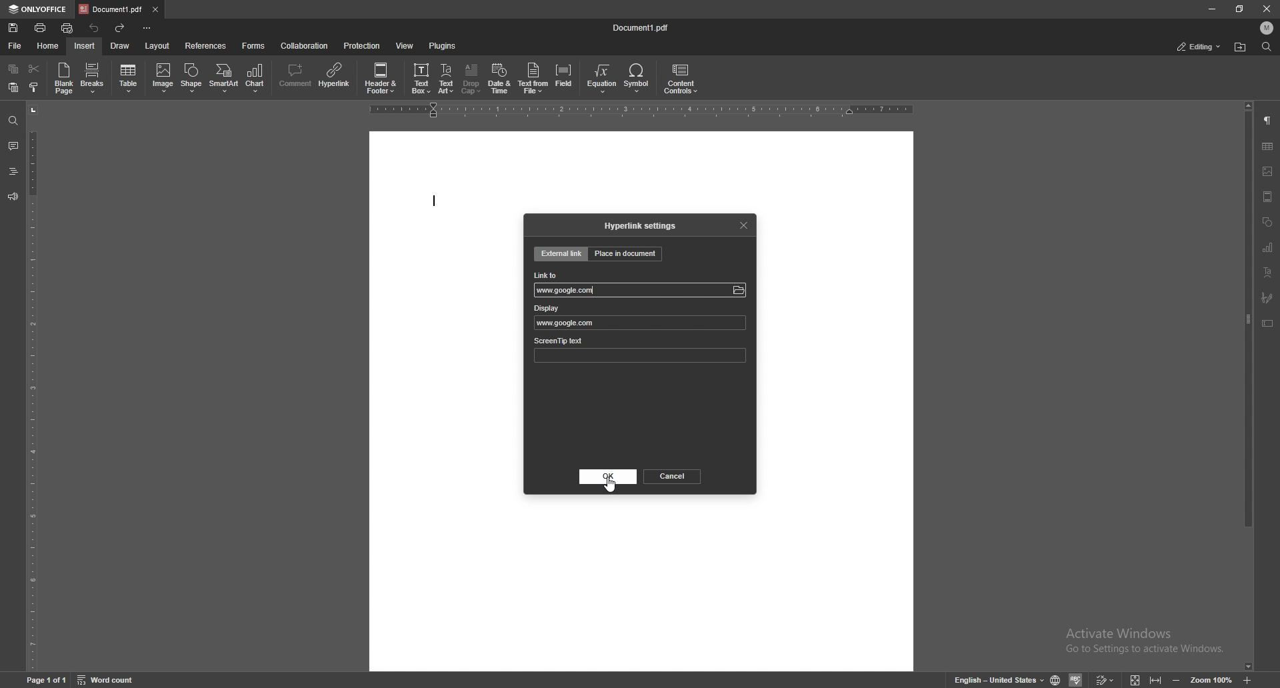 The width and height of the screenshot is (1280, 688). I want to click on image, so click(1268, 171).